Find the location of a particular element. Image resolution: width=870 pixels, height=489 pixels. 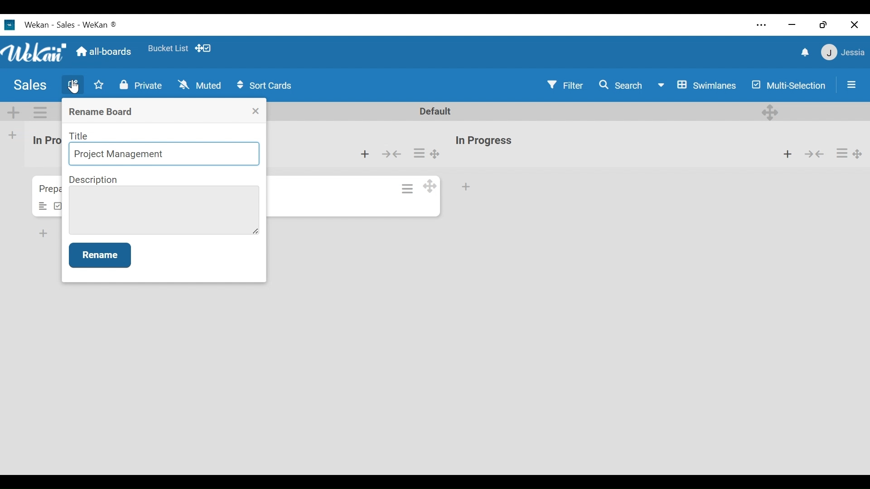

Wekan logo is located at coordinates (34, 53).